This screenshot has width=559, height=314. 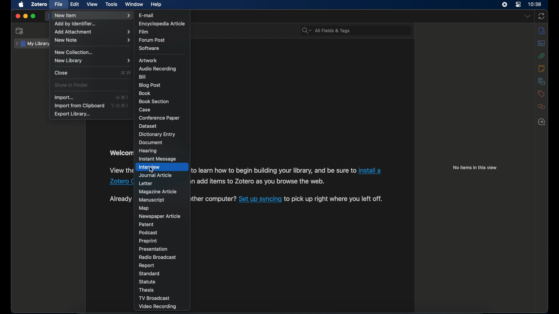 What do you see at coordinates (158, 69) in the screenshot?
I see `audio recording` at bounding box center [158, 69].